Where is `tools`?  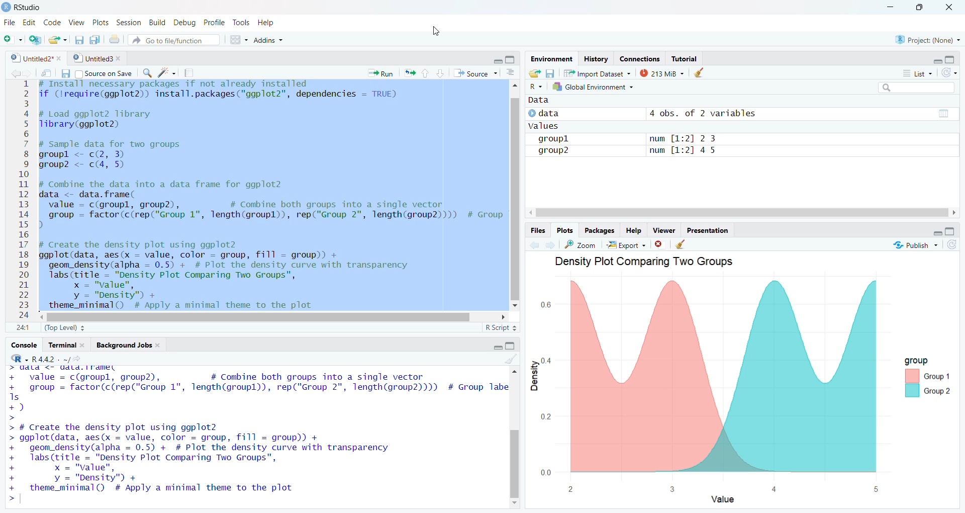 tools is located at coordinates (241, 23).